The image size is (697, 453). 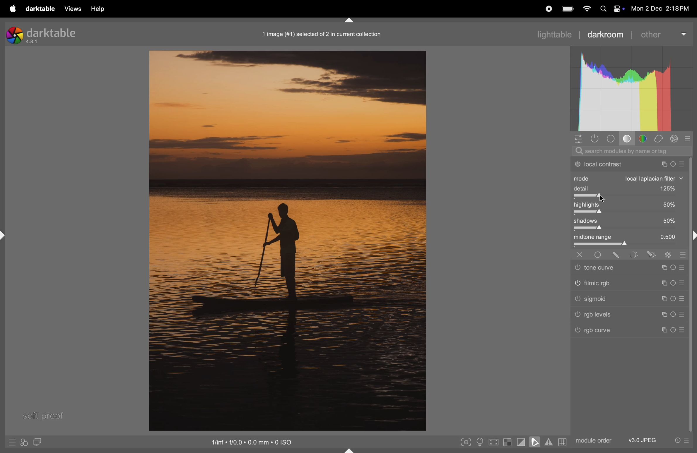 What do you see at coordinates (682, 331) in the screenshot?
I see `` at bounding box center [682, 331].